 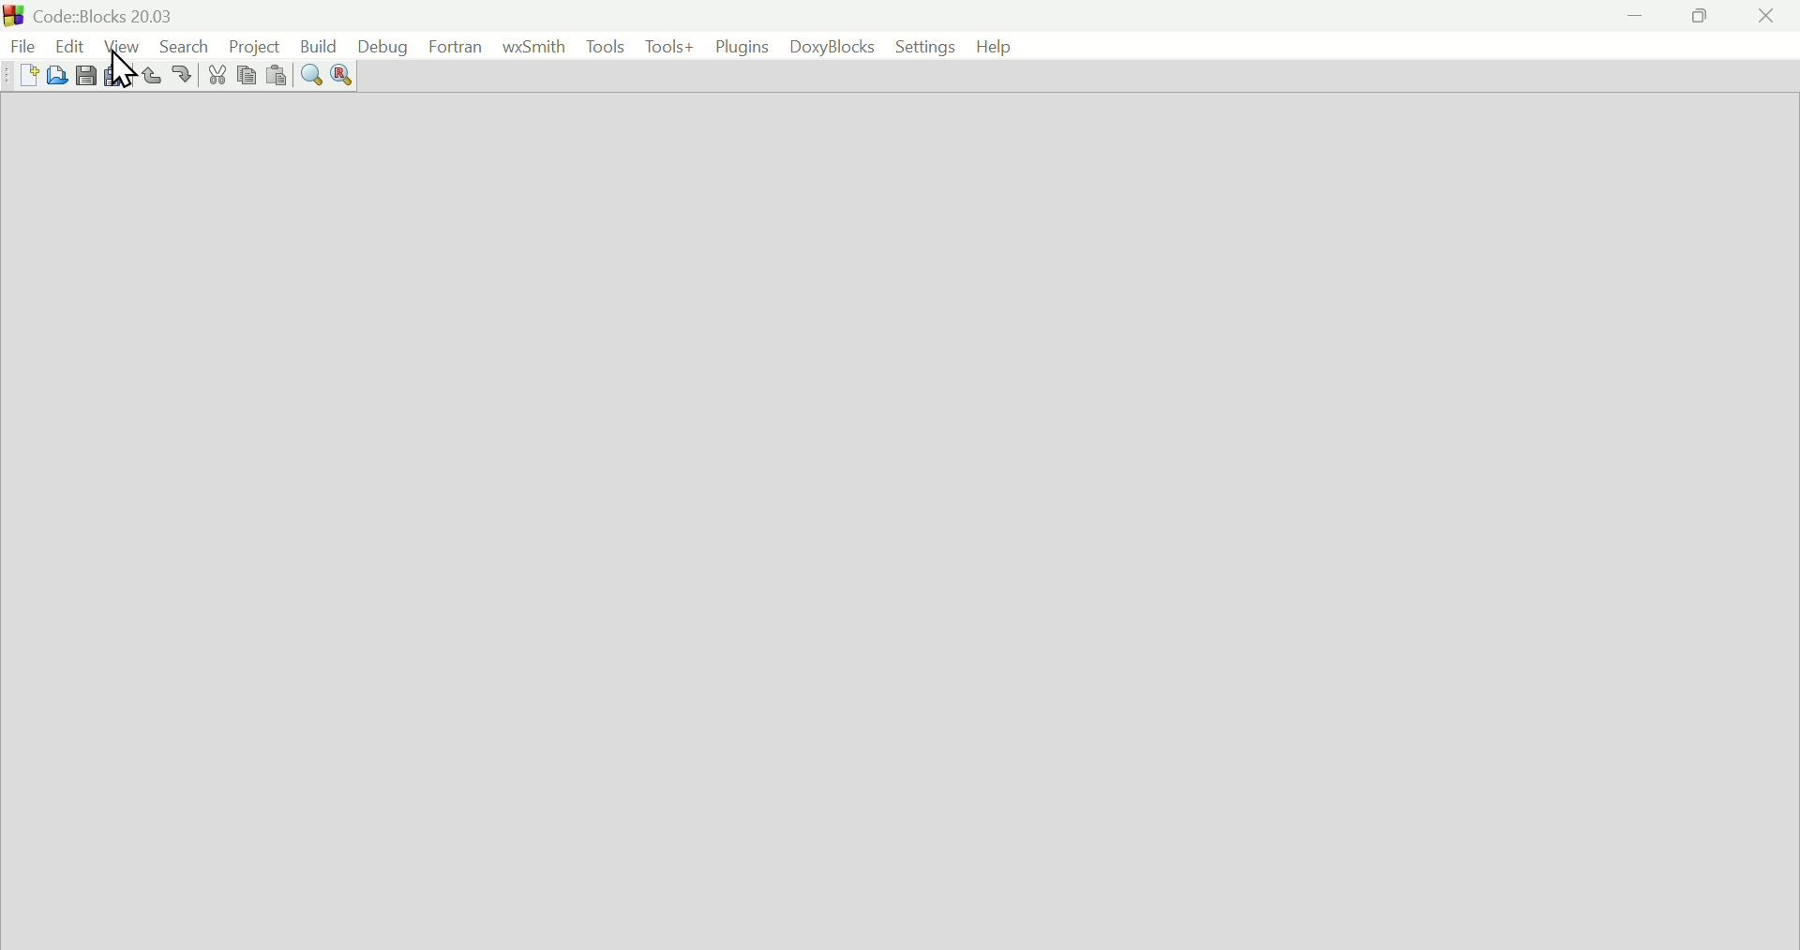 What do you see at coordinates (457, 47) in the screenshot?
I see `Fortran` at bounding box center [457, 47].